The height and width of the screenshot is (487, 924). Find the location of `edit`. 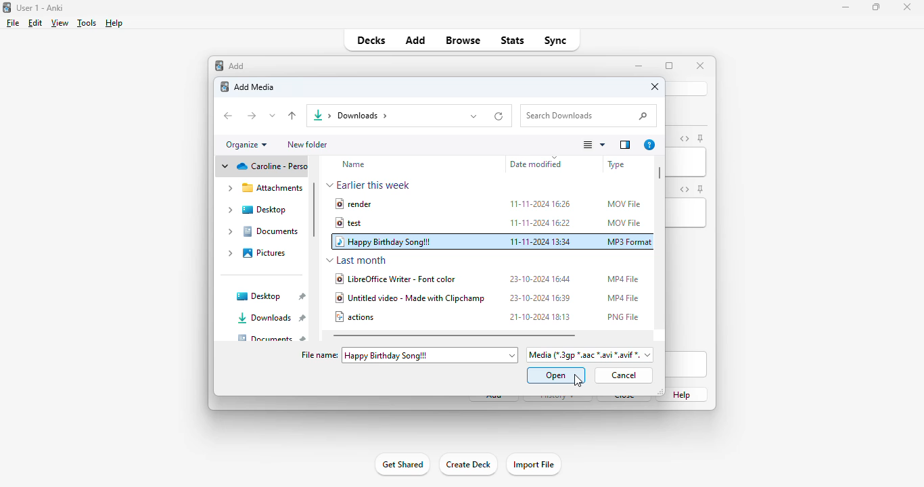

edit is located at coordinates (36, 22).